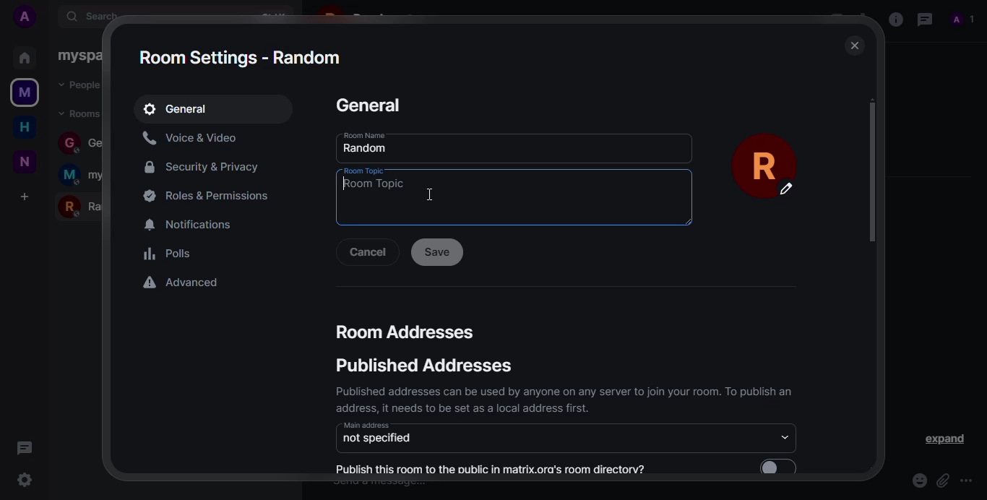  What do you see at coordinates (187, 225) in the screenshot?
I see `notifications` at bounding box center [187, 225].